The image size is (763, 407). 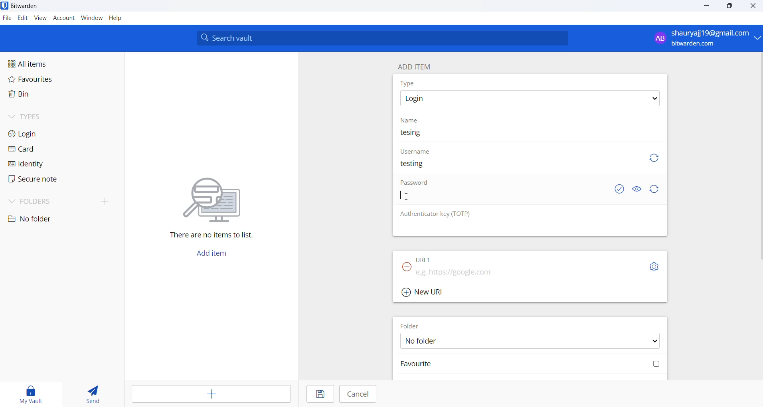 What do you see at coordinates (89, 392) in the screenshot?
I see `send` at bounding box center [89, 392].